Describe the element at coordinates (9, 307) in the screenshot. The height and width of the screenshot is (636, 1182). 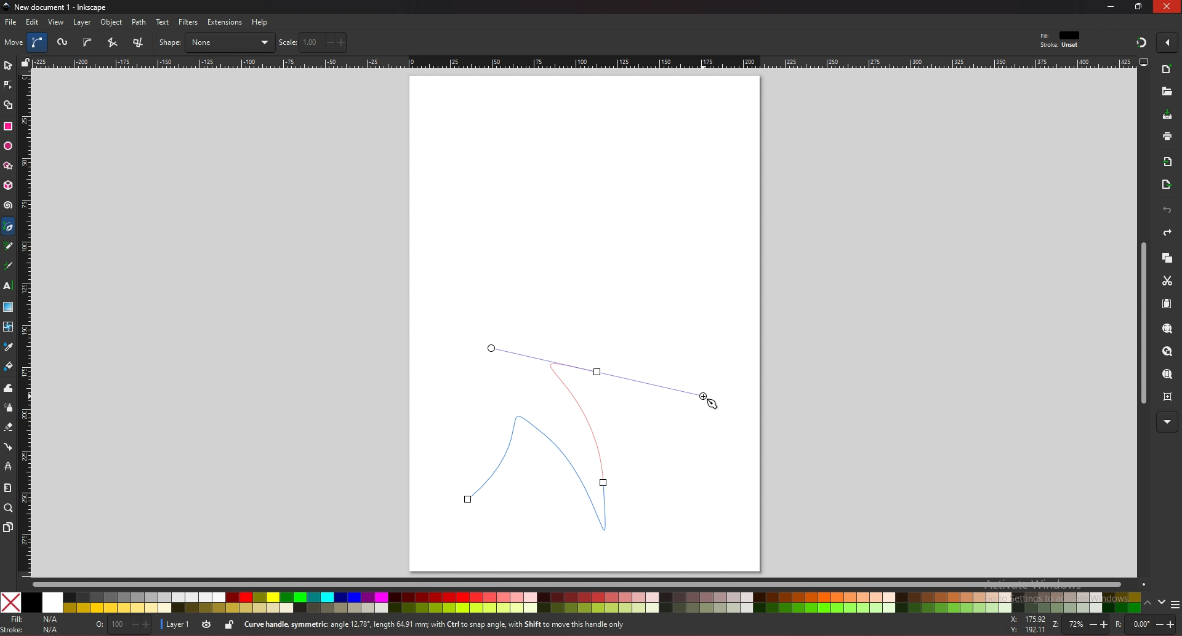
I see `gradient` at that location.